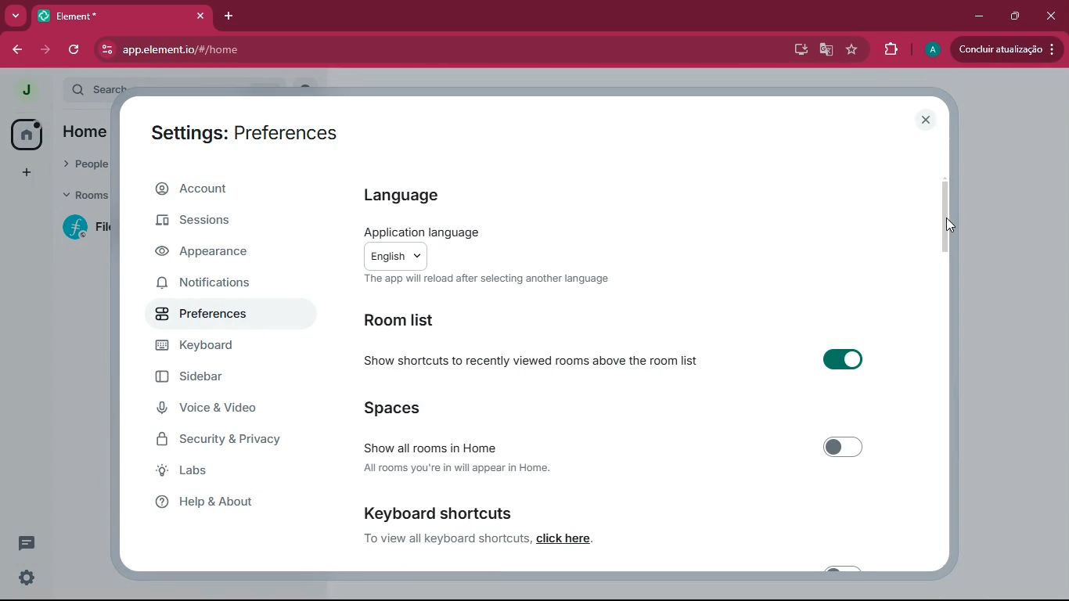 This screenshot has height=601, width=1069. Describe the element at coordinates (213, 221) in the screenshot. I see `sessions` at that location.